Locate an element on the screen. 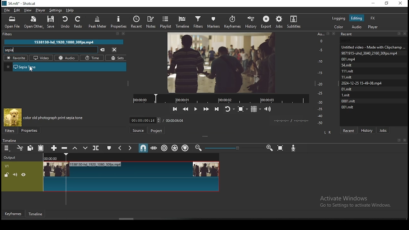 This screenshot has height=230, width=409. sets is located at coordinates (116, 58).